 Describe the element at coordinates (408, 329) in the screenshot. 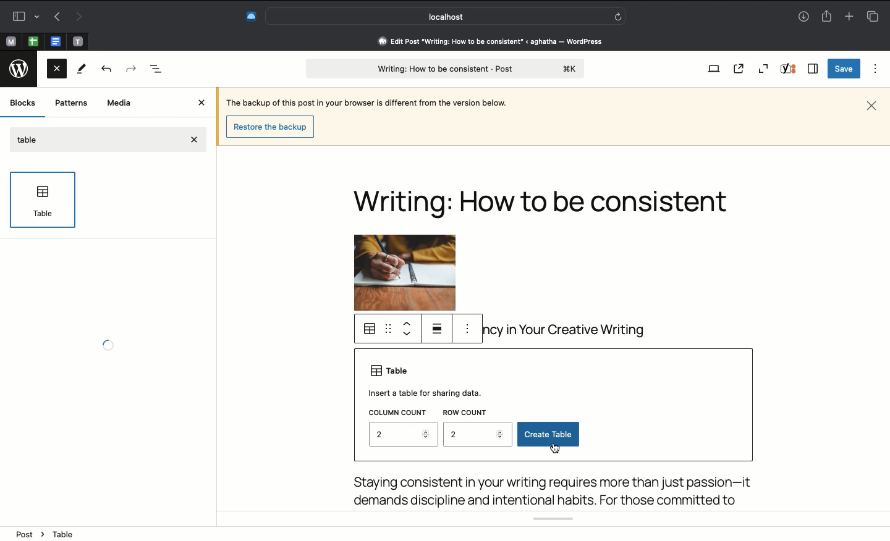

I see `Move up move down` at that location.